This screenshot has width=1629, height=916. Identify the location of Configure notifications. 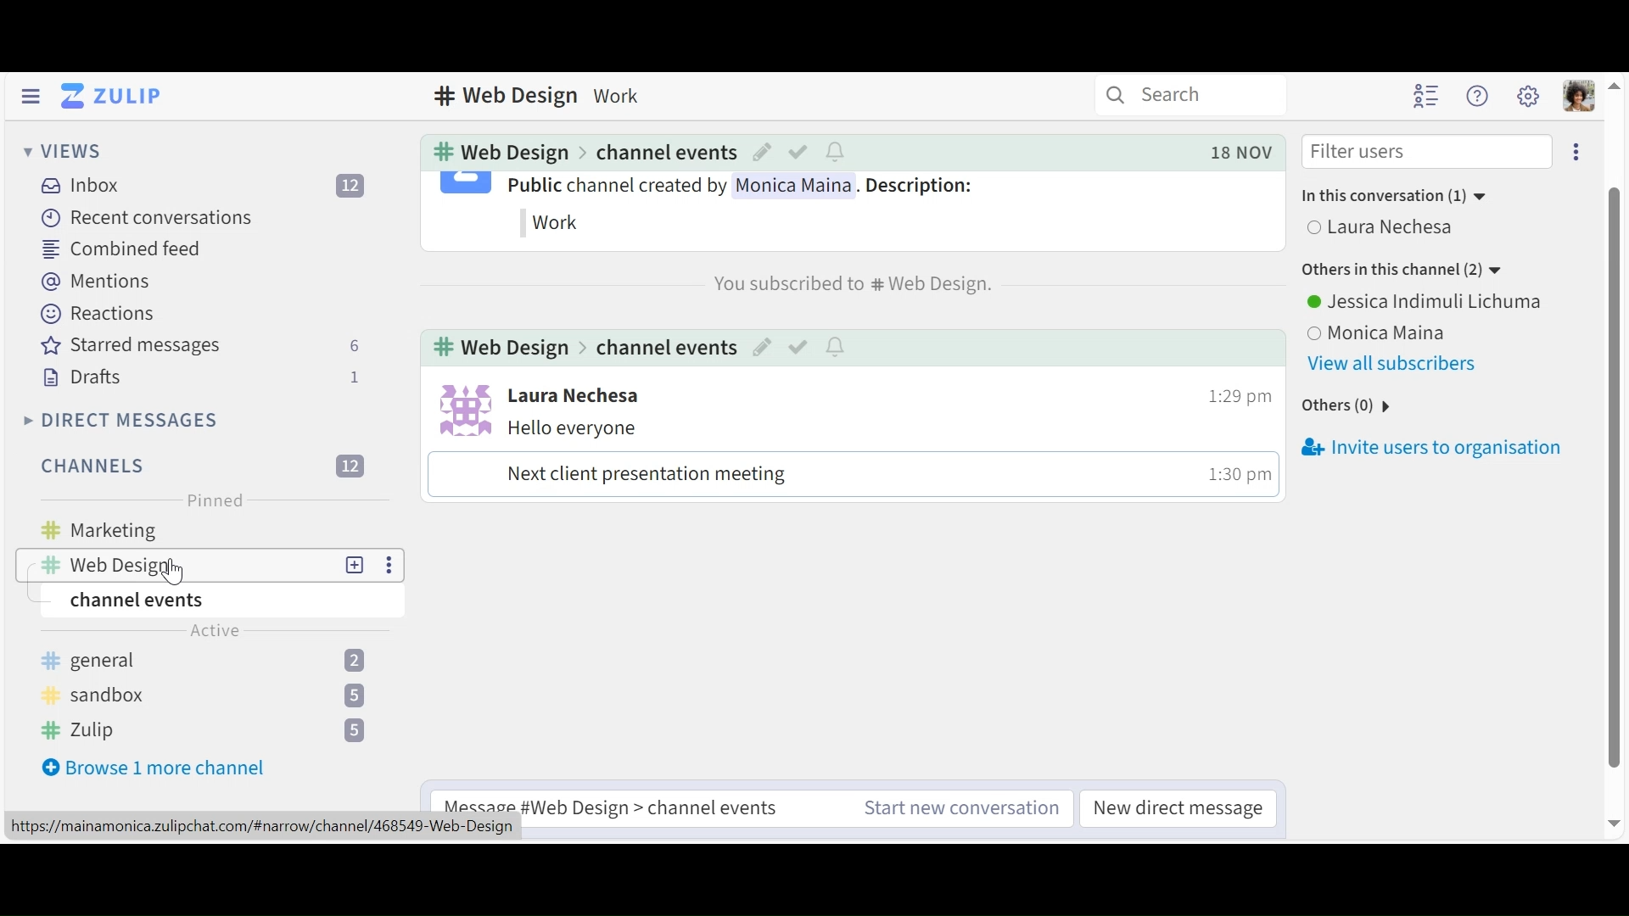
(837, 345).